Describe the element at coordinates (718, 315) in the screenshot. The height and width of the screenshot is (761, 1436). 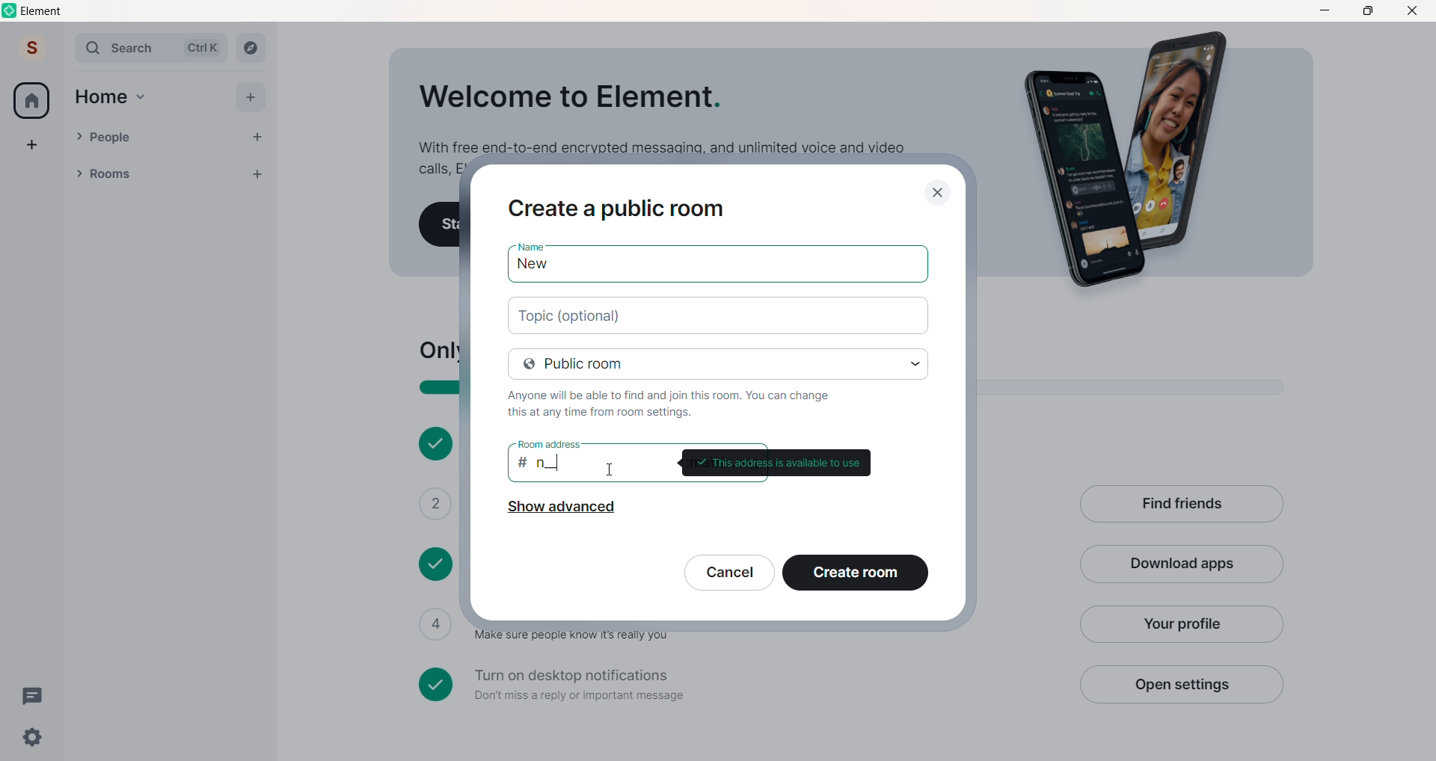
I see `add topic (optional)` at that location.